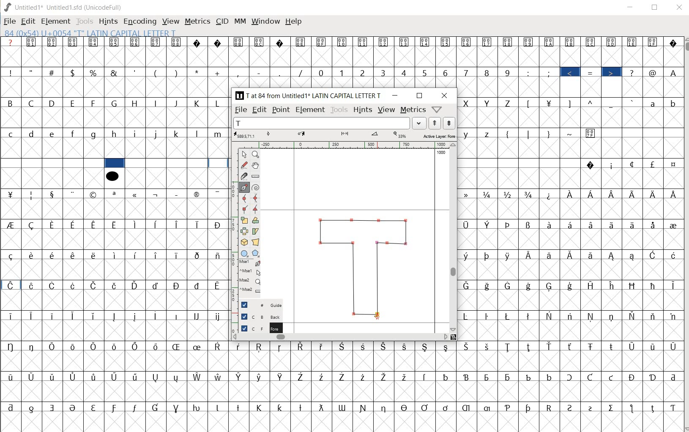  I want to click on Symbol, so click(240, 346).